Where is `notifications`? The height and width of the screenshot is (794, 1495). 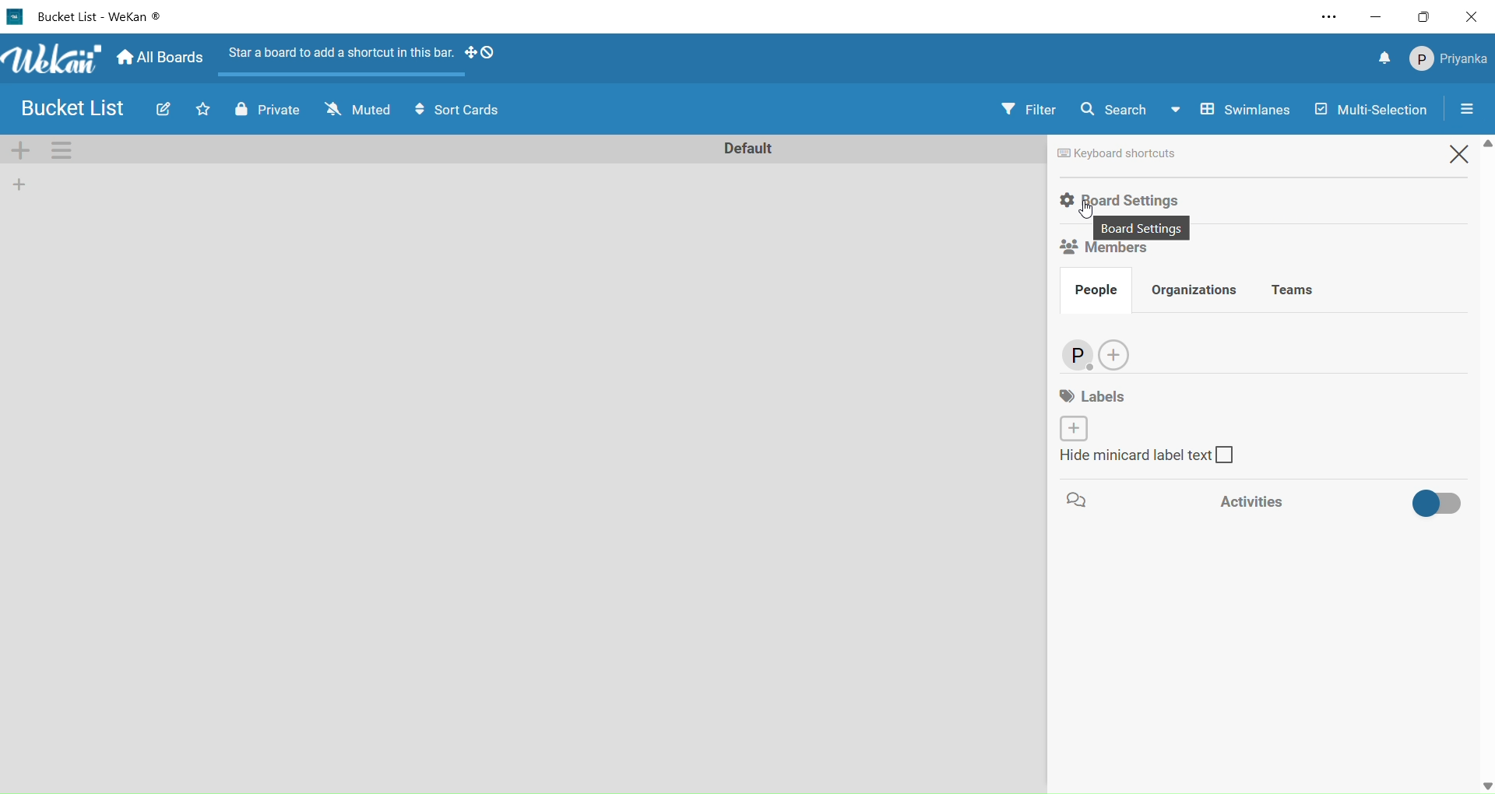
notifications is located at coordinates (1384, 58).